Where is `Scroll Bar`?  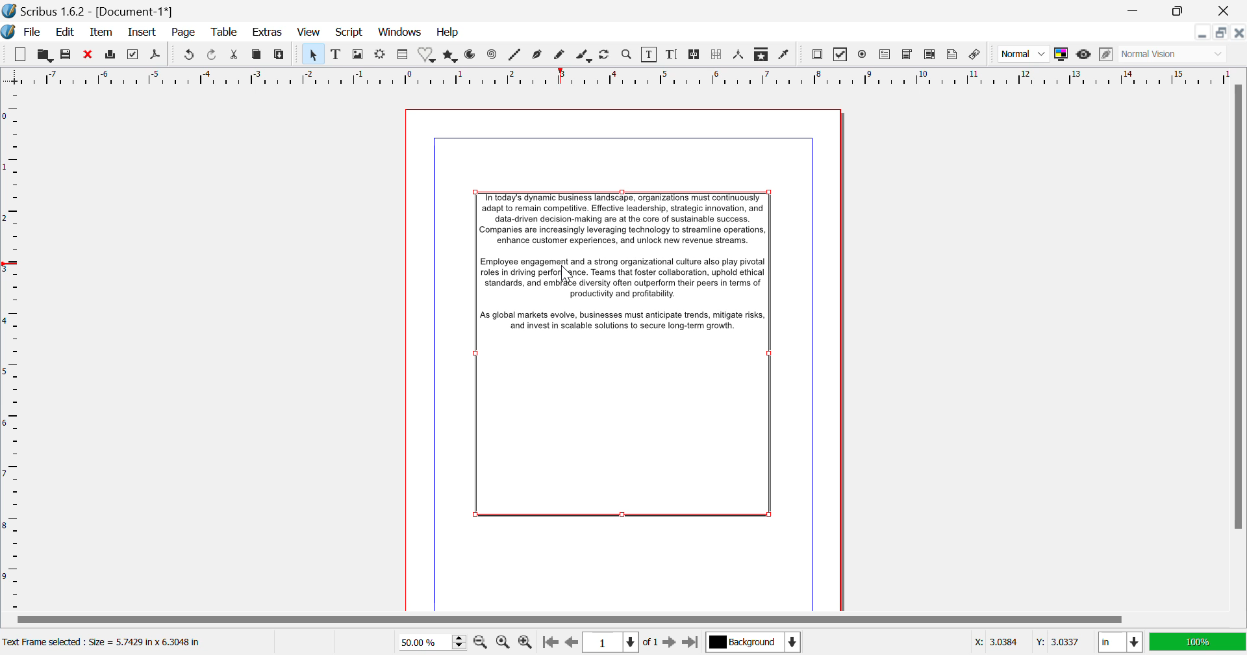
Scroll Bar is located at coordinates (1237, 345).